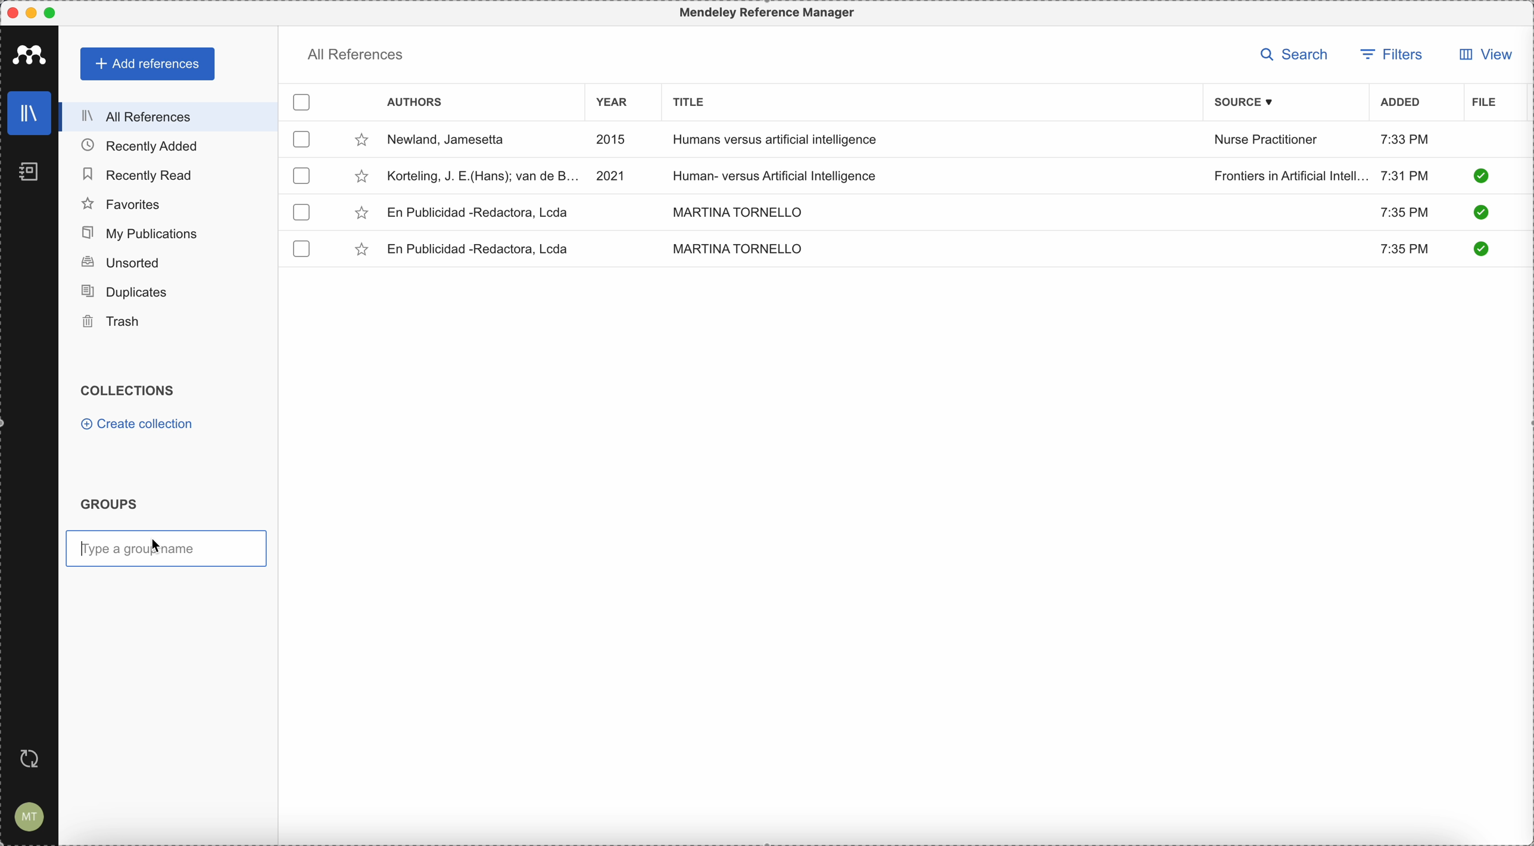 This screenshot has width=1534, height=846. Describe the element at coordinates (140, 426) in the screenshot. I see `create collection` at that location.